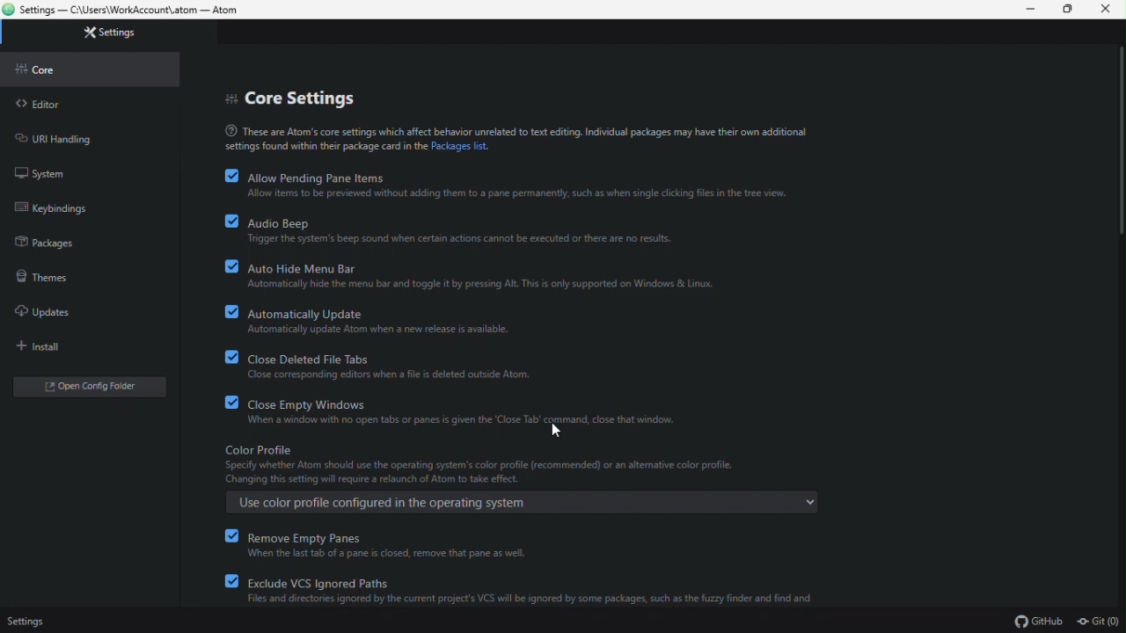 This screenshot has width=1126, height=633. Describe the element at coordinates (61, 137) in the screenshot. I see `URL handling` at that location.